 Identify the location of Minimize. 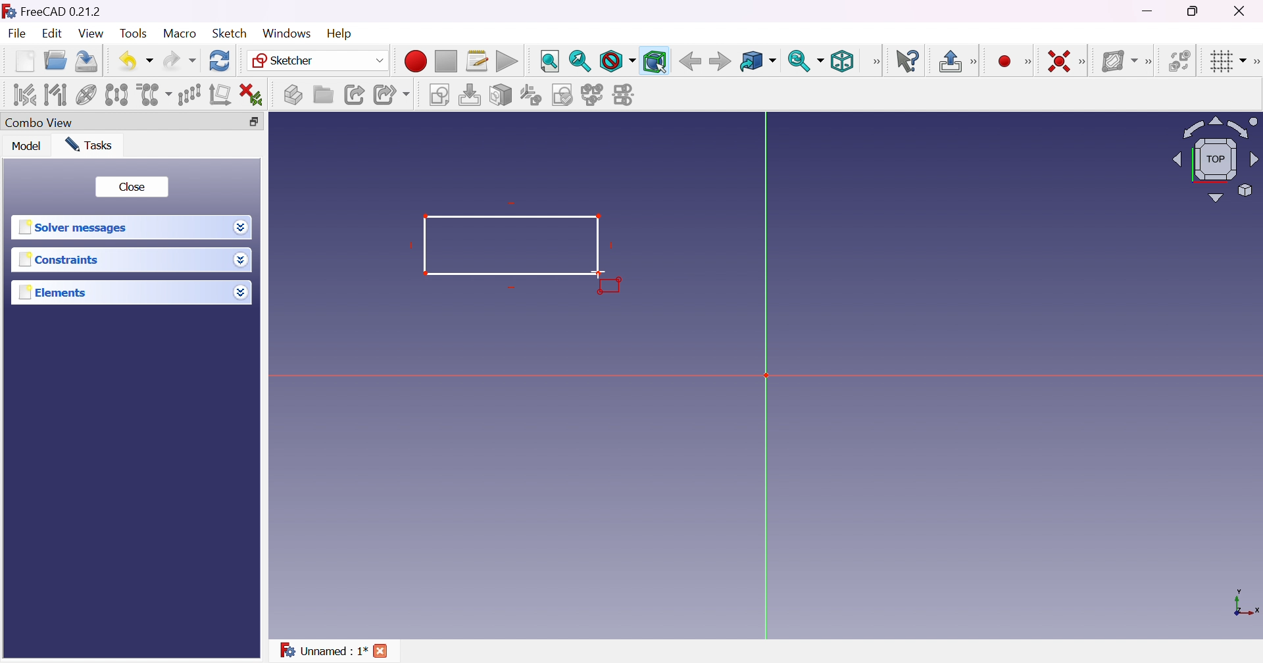
(1148, 11).